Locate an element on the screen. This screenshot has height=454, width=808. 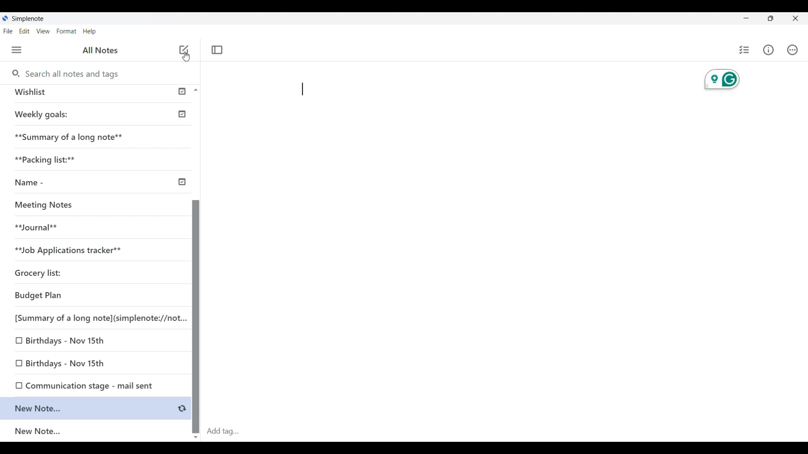
Saving is located at coordinates (182, 409).